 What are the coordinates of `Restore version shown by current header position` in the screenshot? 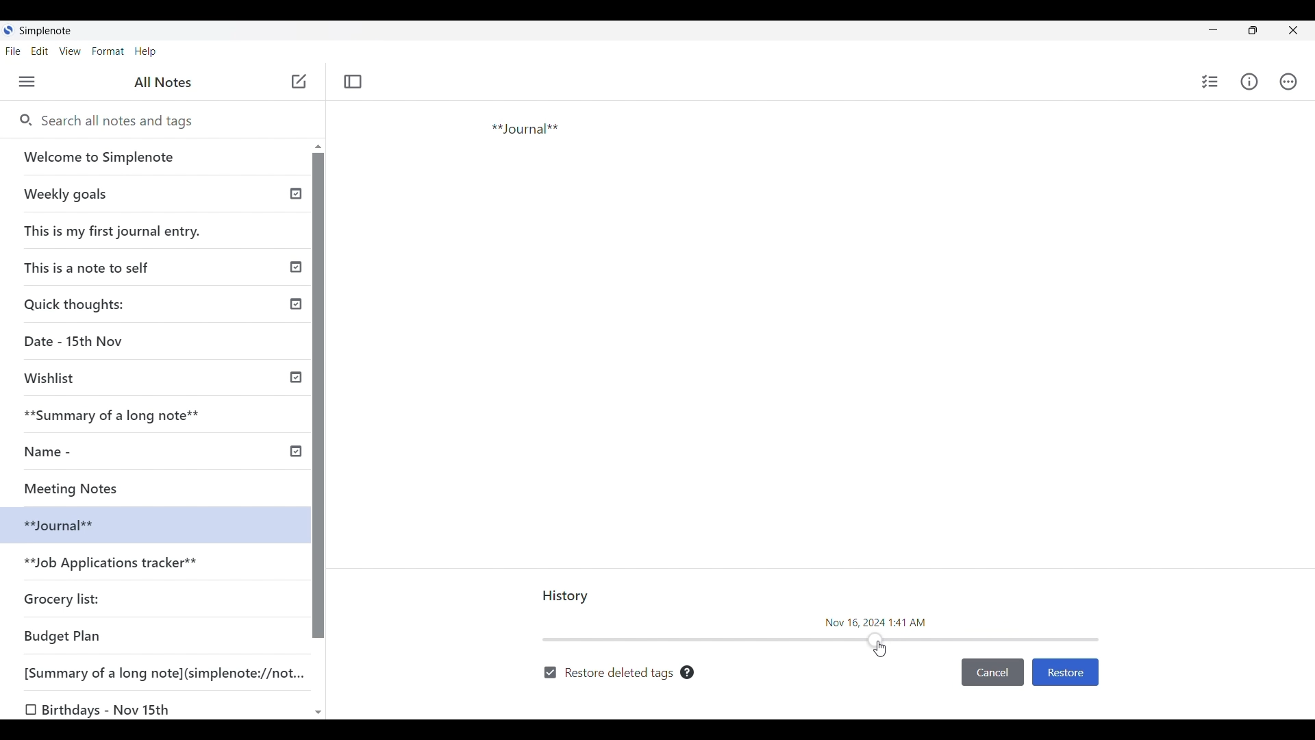 It's located at (1065, 673).